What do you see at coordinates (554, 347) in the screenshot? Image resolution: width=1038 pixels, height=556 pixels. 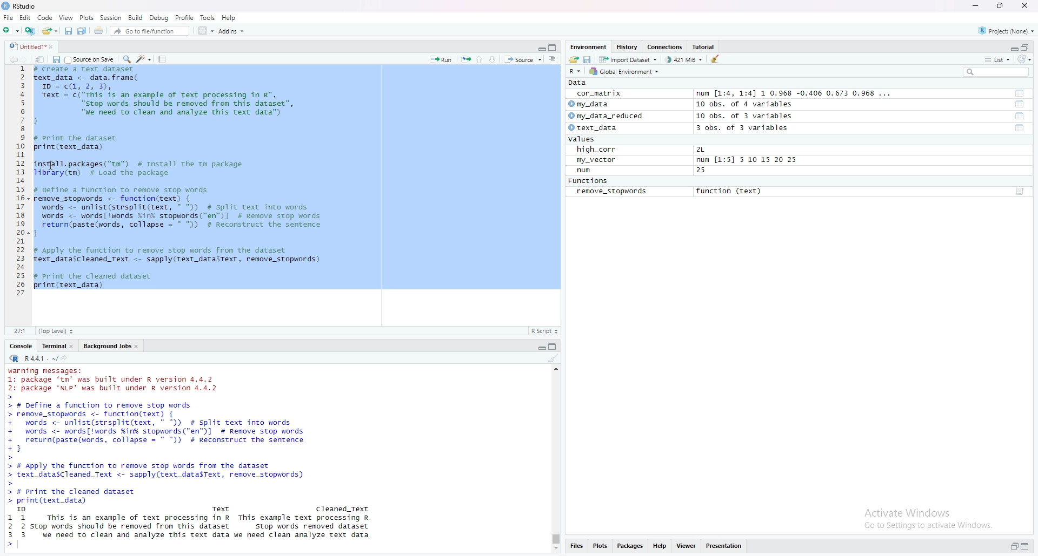 I see `collapse` at bounding box center [554, 347].